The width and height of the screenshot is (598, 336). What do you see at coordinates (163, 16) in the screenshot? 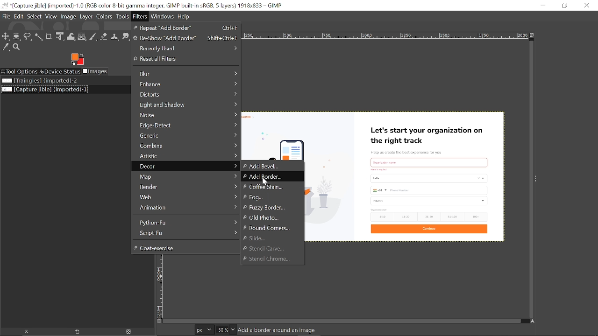
I see `Windows` at bounding box center [163, 16].